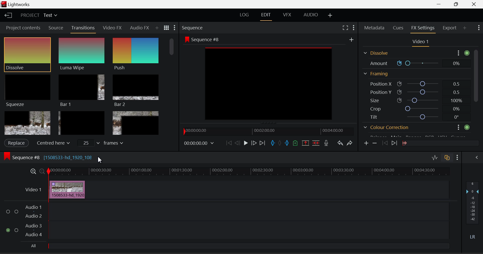 This screenshot has height=254, width=483. What do you see at coordinates (345, 28) in the screenshot?
I see `Full Screen` at bounding box center [345, 28].